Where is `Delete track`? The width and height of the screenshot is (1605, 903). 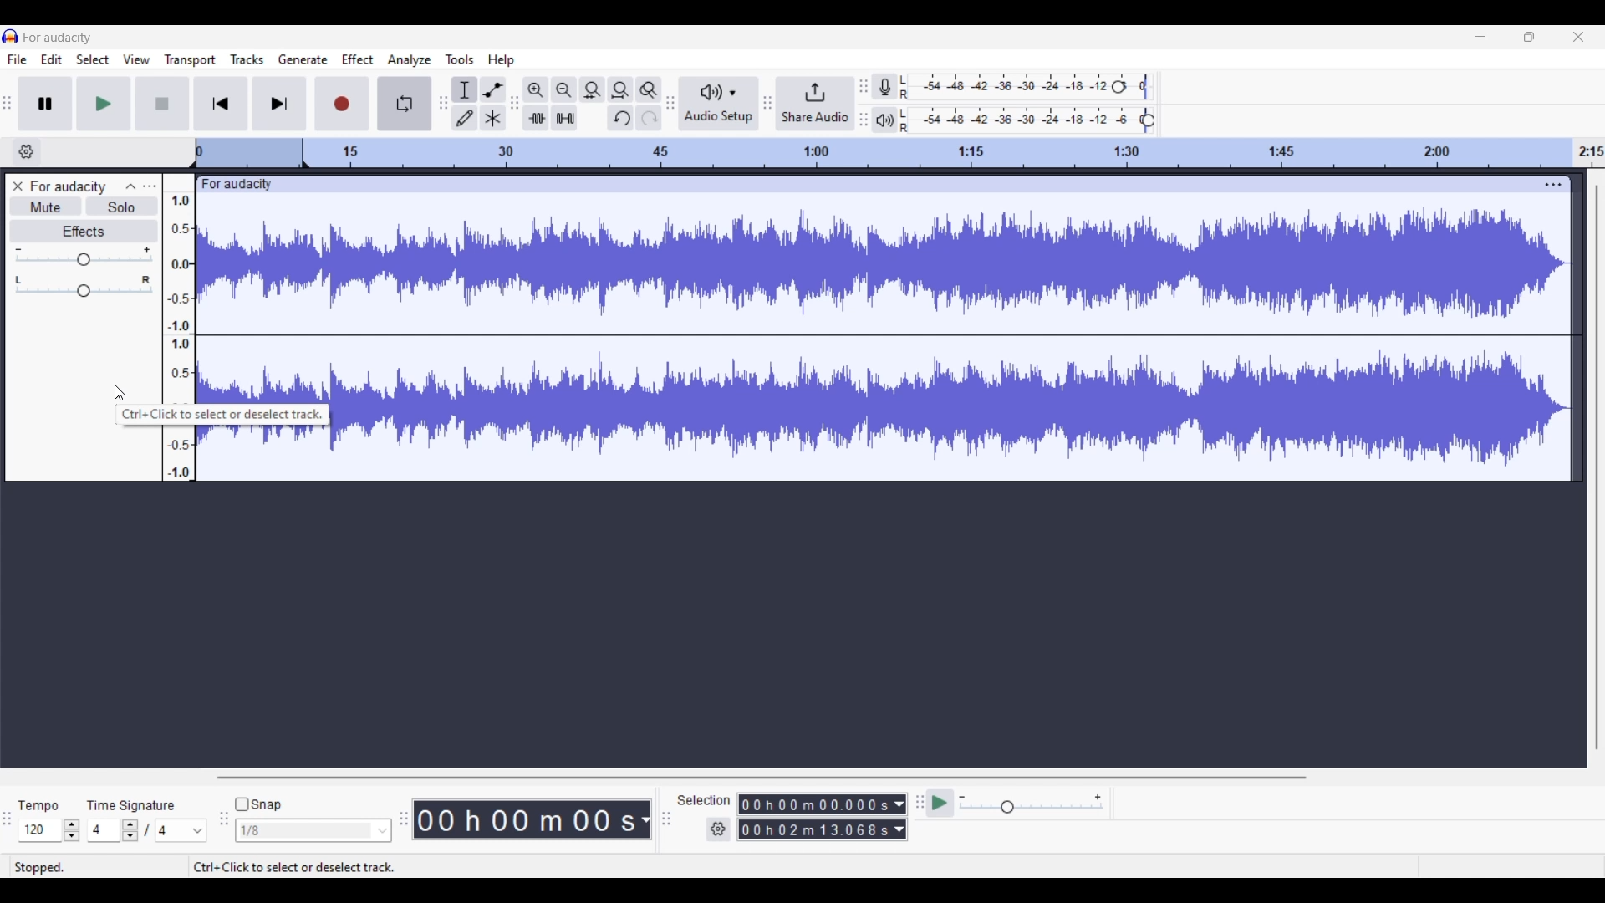
Delete track is located at coordinates (20, 186).